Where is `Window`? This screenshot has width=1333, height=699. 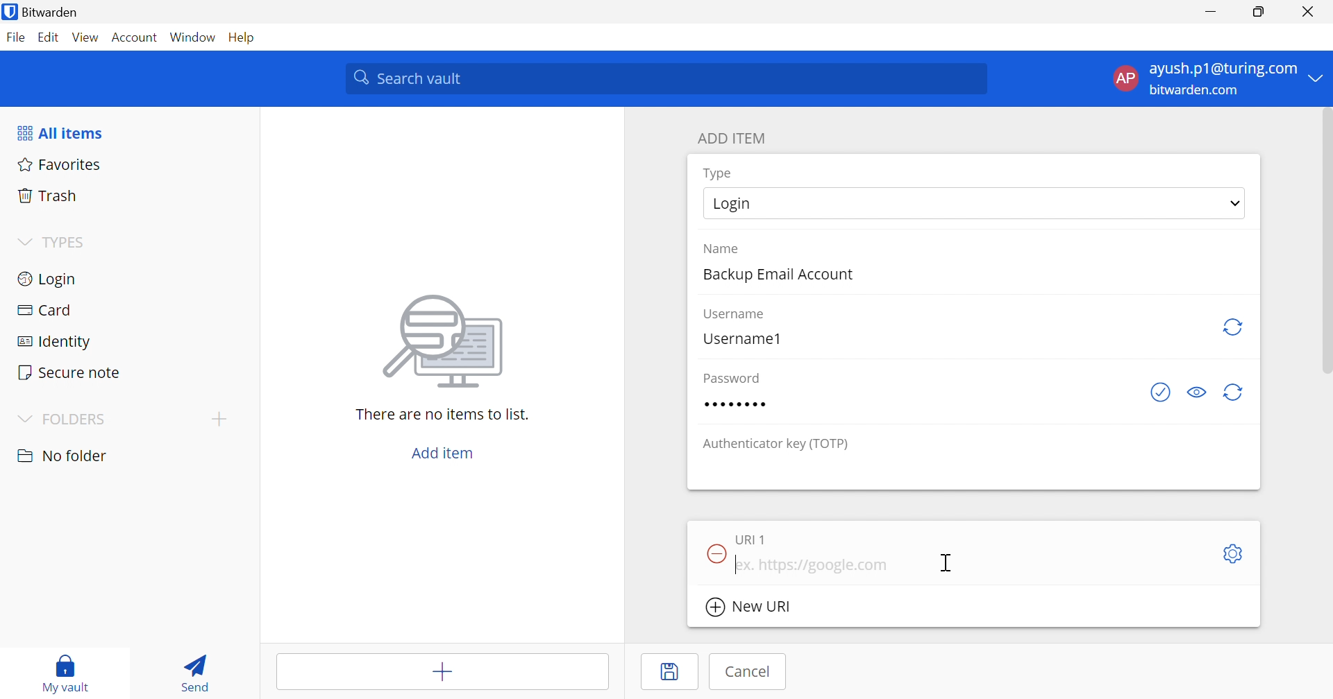 Window is located at coordinates (192, 35).